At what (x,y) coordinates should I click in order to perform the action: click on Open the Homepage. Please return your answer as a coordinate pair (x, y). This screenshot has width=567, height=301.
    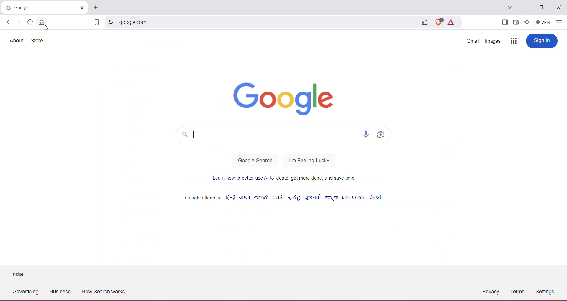
    Looking at the image, I should click on (41, 22).